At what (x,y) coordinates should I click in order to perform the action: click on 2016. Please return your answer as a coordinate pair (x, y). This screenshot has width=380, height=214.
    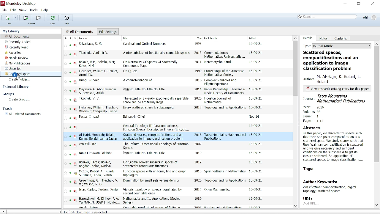
    Looking at the image, I should click on (198, 81).